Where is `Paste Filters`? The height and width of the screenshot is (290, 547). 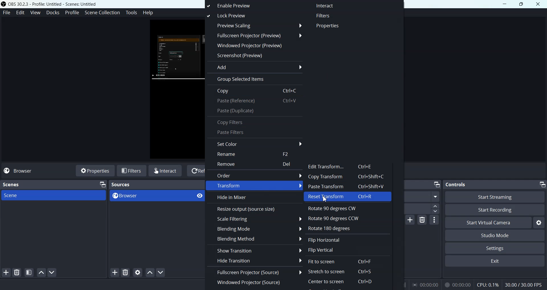 Paste Filters is located at coordinates (255, 133).